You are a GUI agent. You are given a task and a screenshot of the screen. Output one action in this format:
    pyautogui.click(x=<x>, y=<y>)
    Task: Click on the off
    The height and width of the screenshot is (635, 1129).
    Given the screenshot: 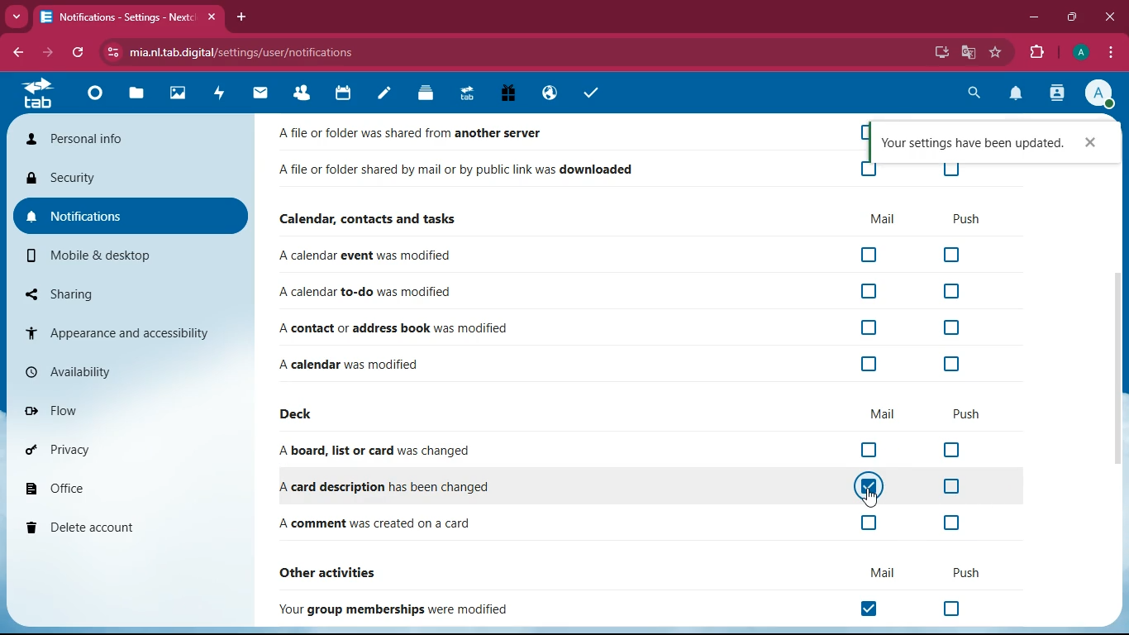 What is the action you would take?
    pyautogui.click(x=952, y=255)
    